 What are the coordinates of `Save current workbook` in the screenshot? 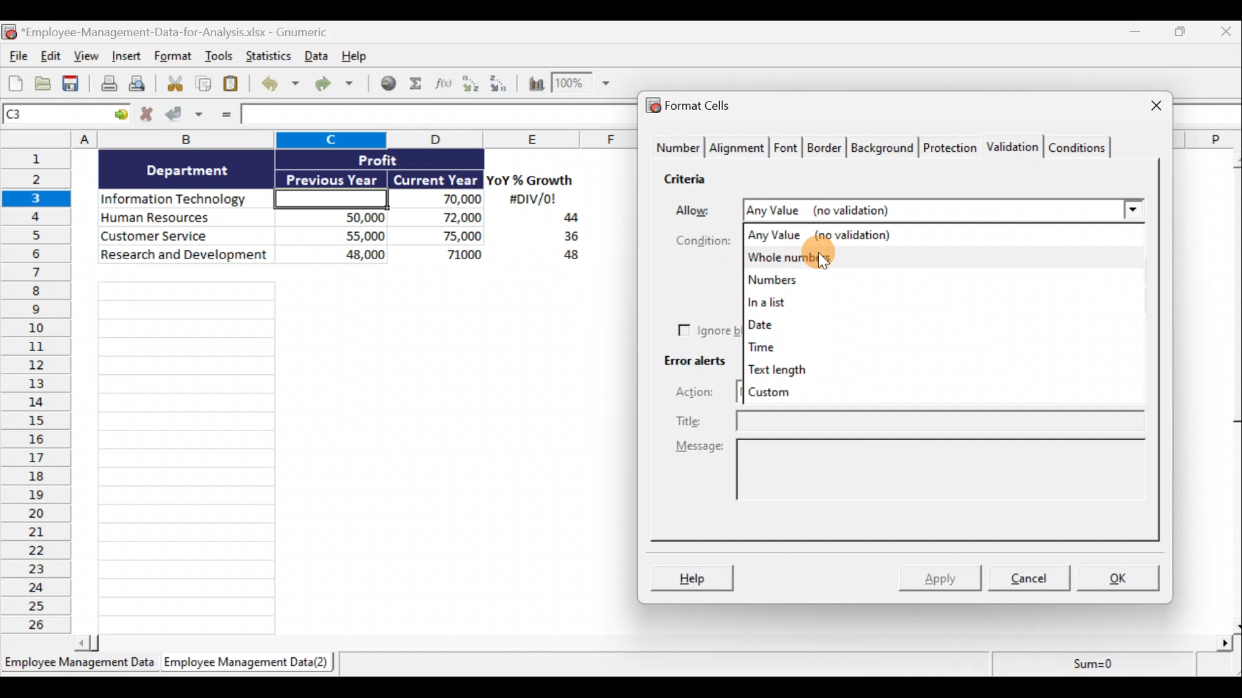 It's located at (72, 84).